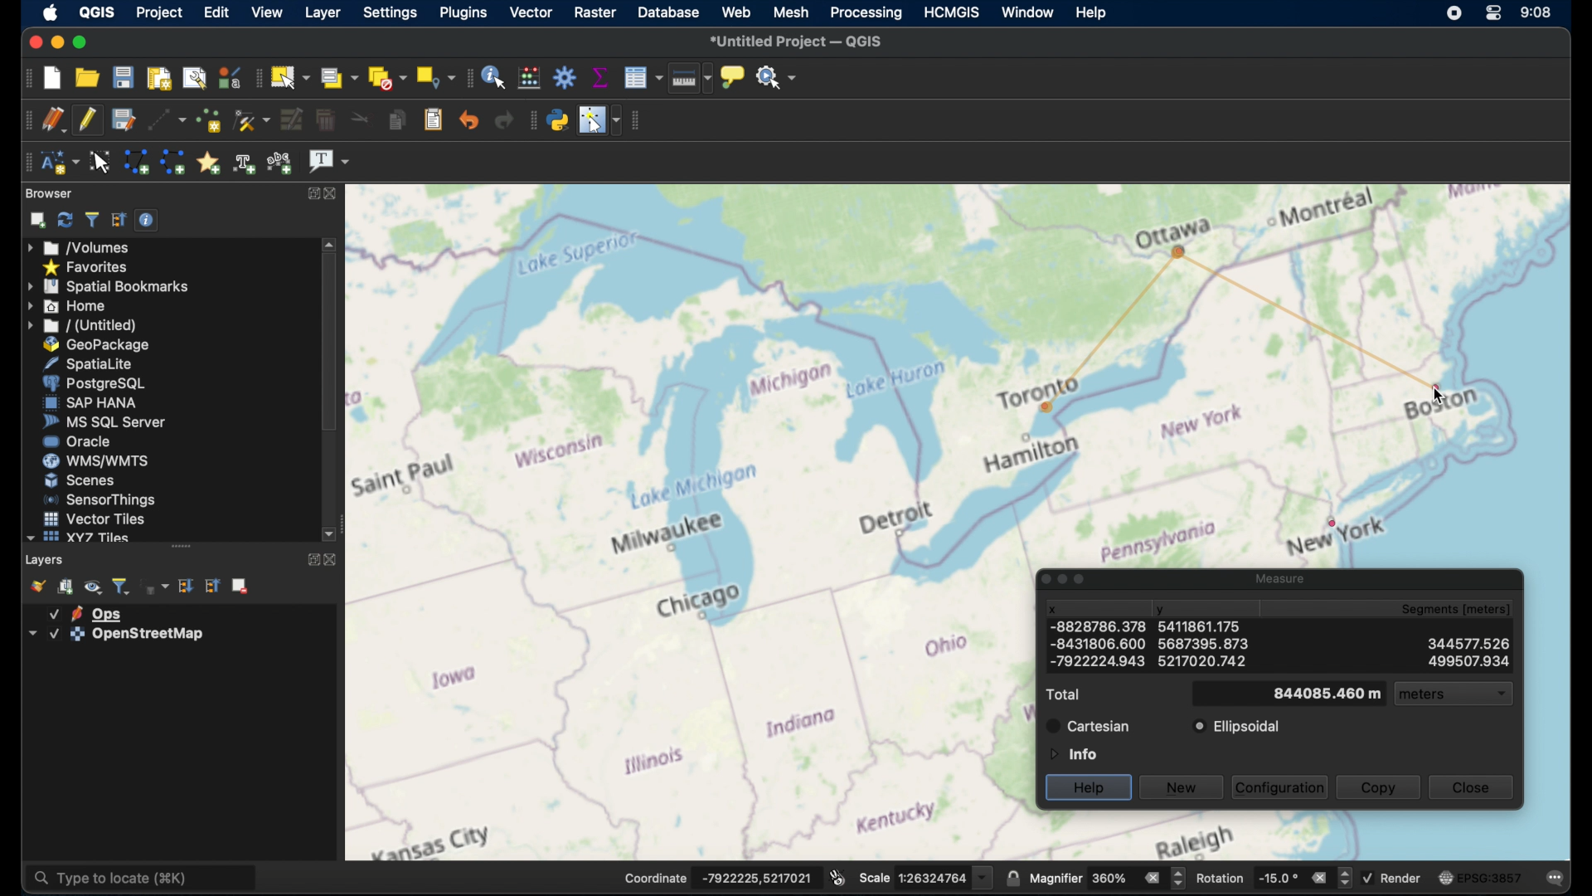 This screenshot has width=1592, height=896. I want to click on minimize, so click(1062, 580).